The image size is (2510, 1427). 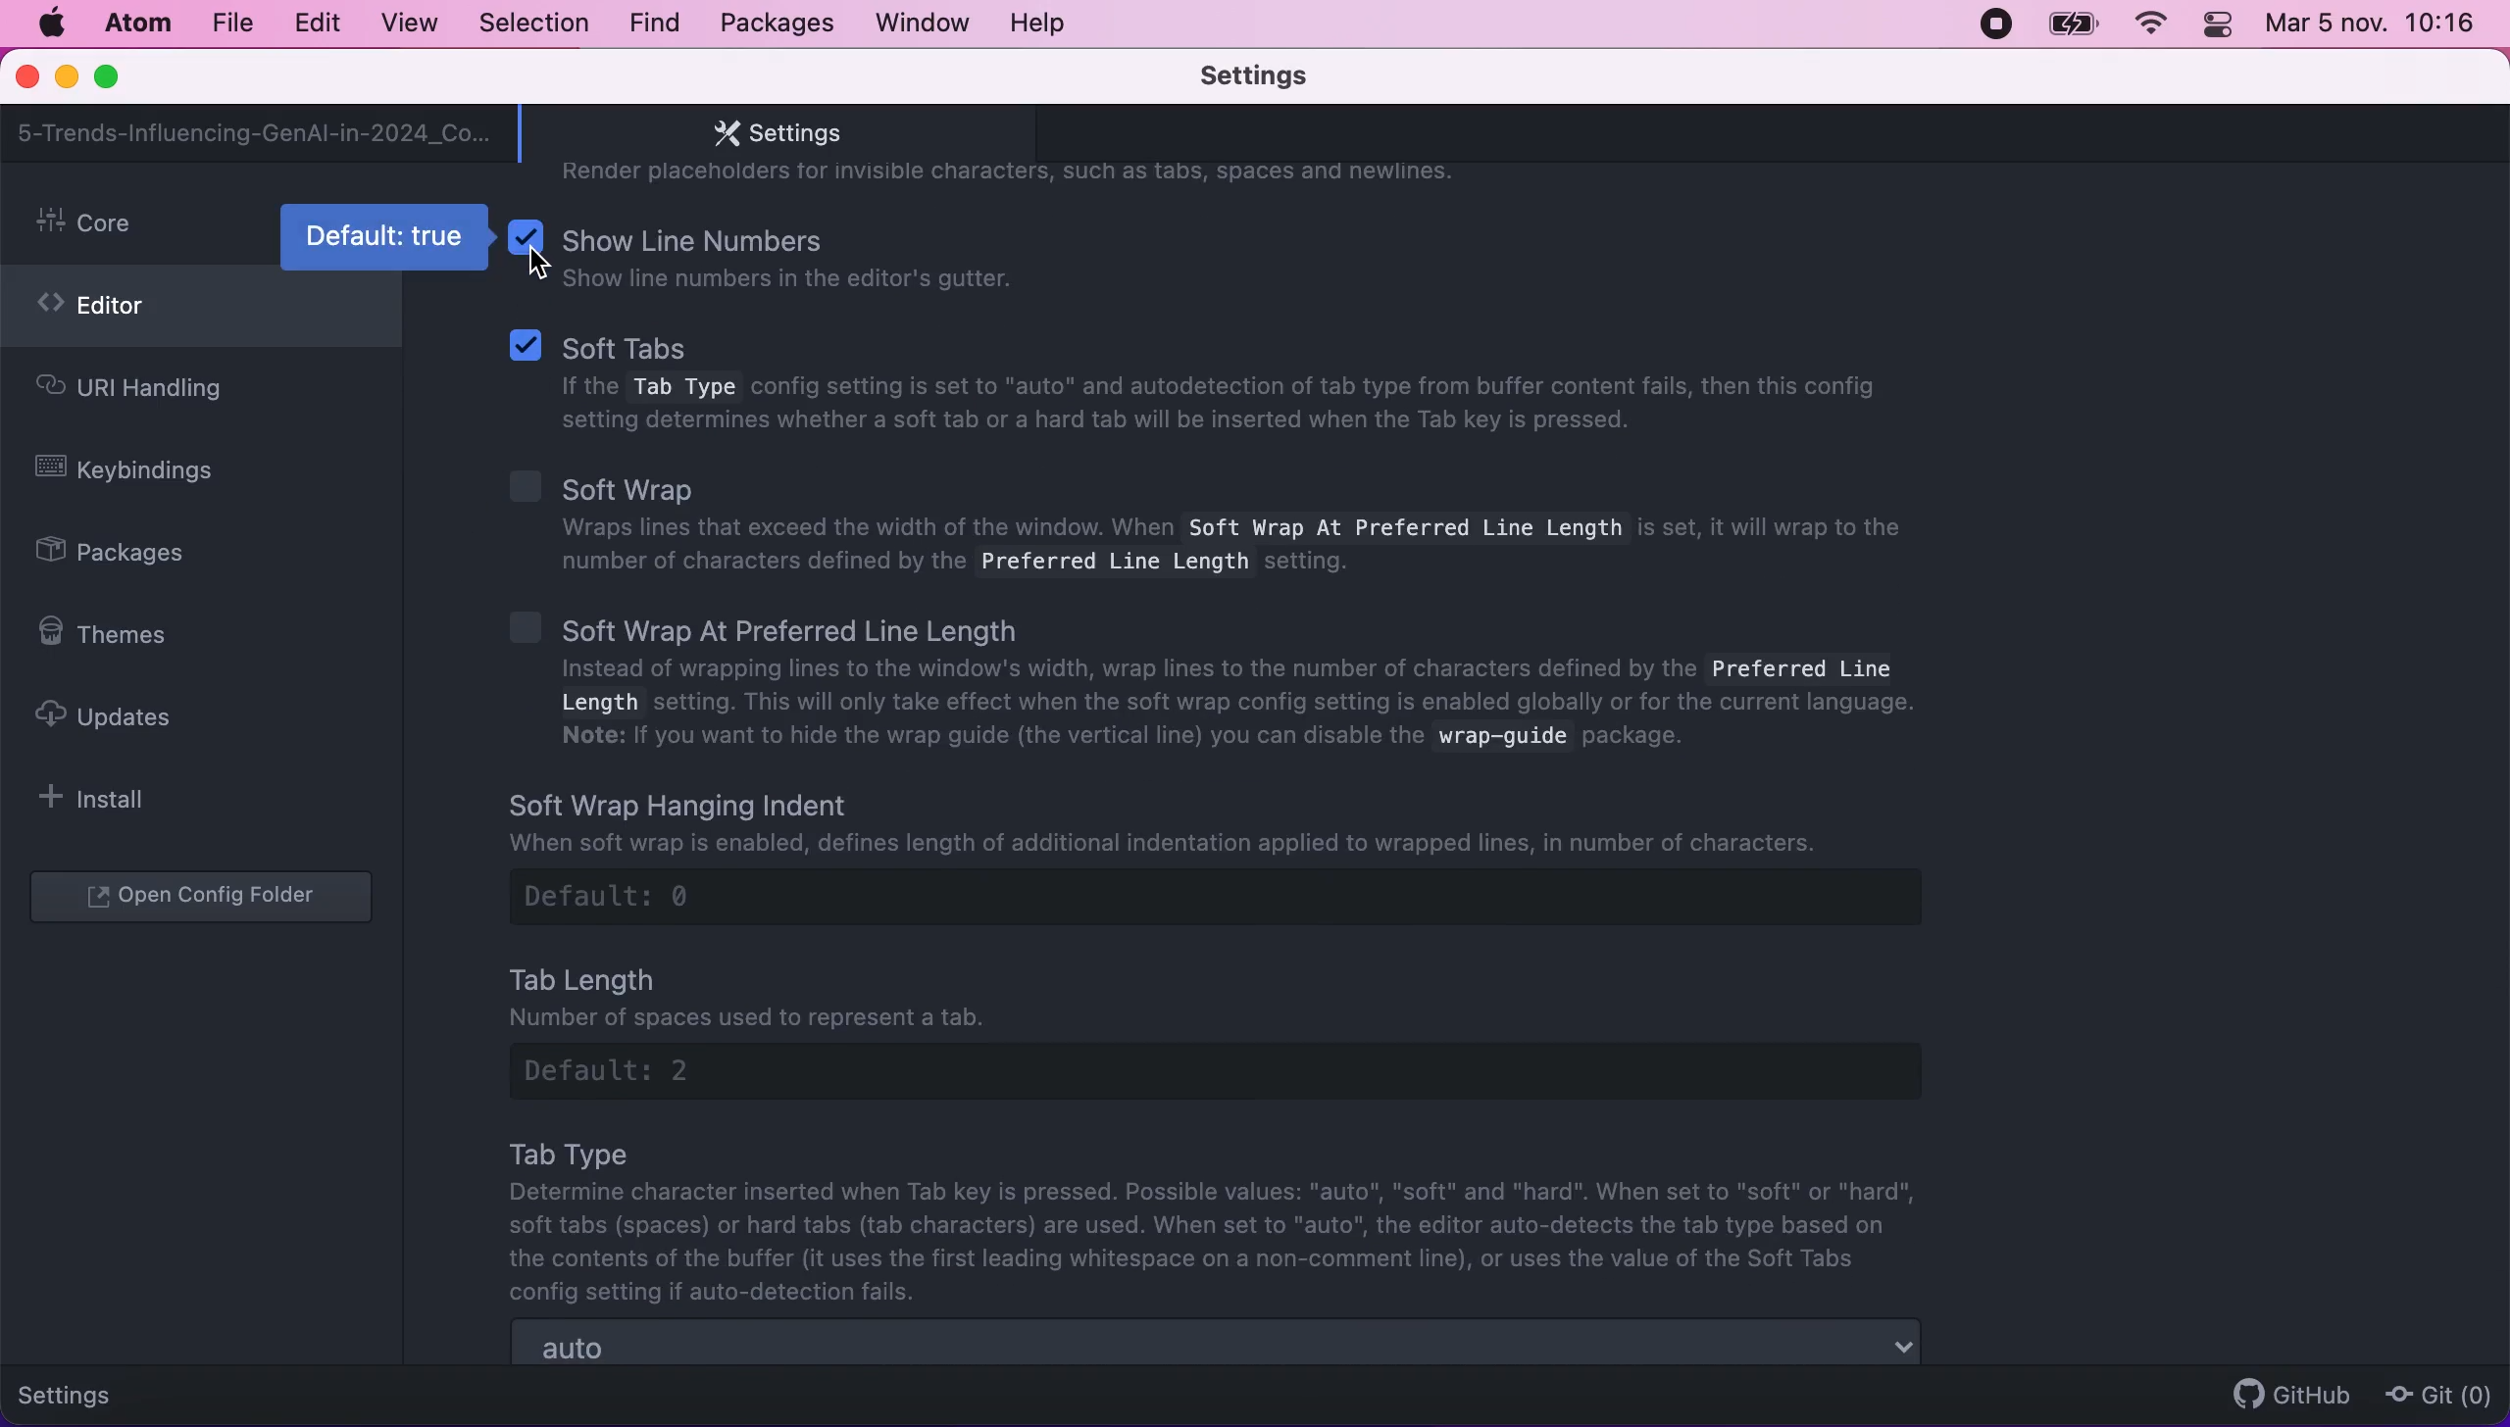 What do you see at coordinates (2283, 1394) in the screenshot?
I see `github` at bounding box center [2283, 1394].